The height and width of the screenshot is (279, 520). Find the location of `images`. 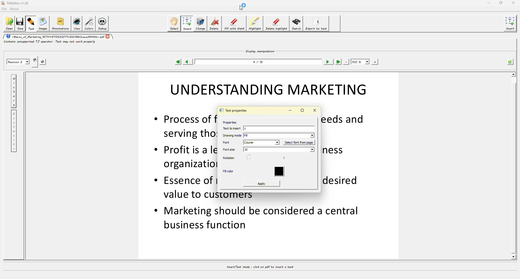

images is located at coordinates (42, 23).